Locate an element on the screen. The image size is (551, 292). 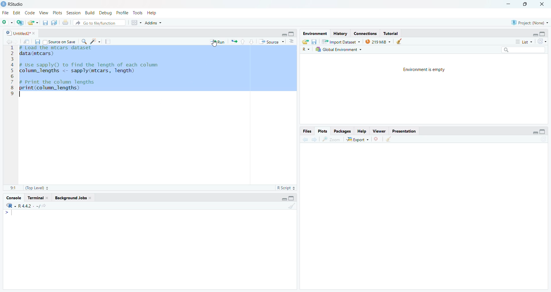
Print is located at coordinates (66, 22).